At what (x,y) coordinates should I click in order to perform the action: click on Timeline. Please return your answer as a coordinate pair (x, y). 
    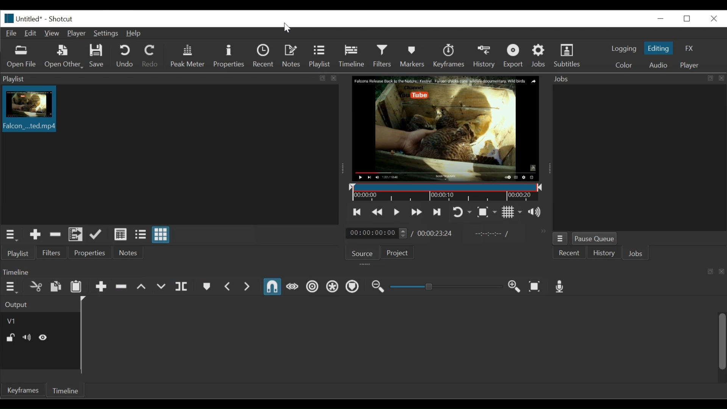
    Looking at the image, I should click on (67, 391).